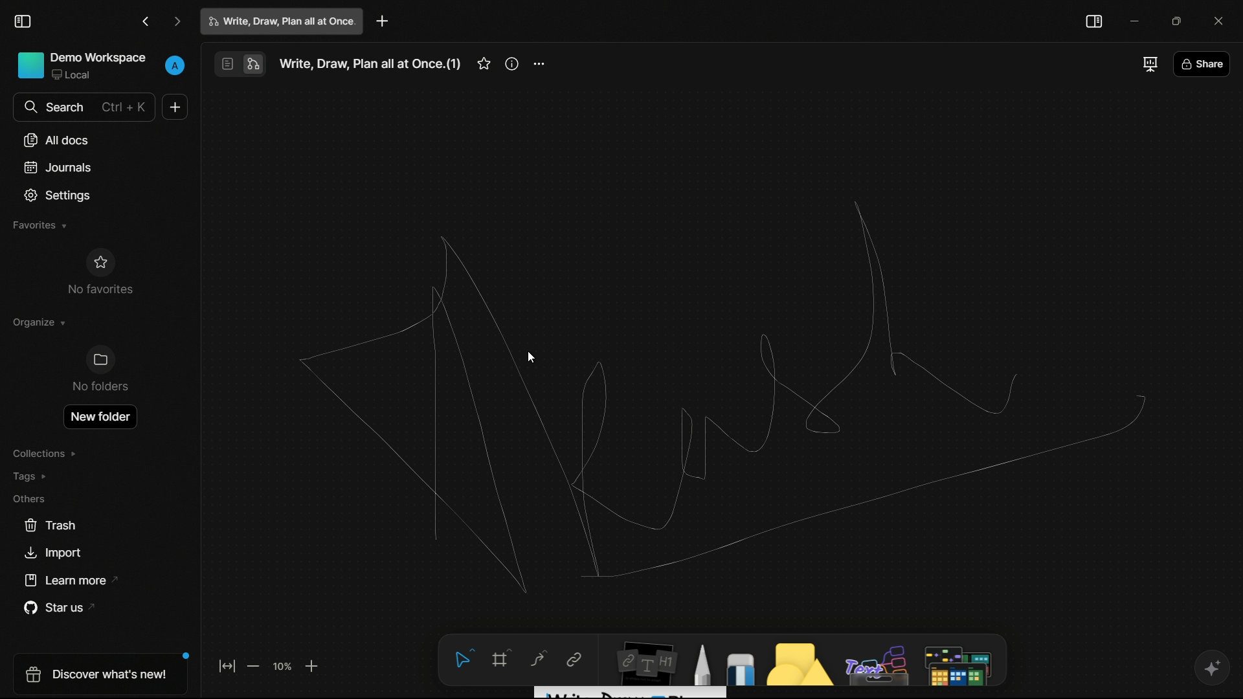 This screenshot has height=699, width=1243. Describe the element at coordinates (49, 526) in the screenshot. I see `trash` at that location.